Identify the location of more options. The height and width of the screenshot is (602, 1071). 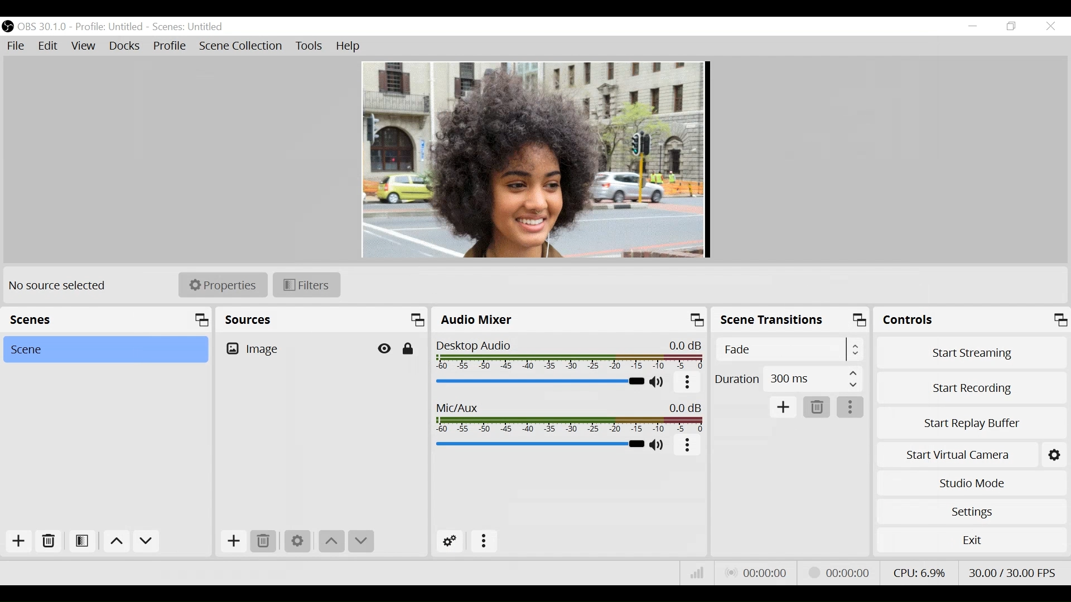
(689, 382).